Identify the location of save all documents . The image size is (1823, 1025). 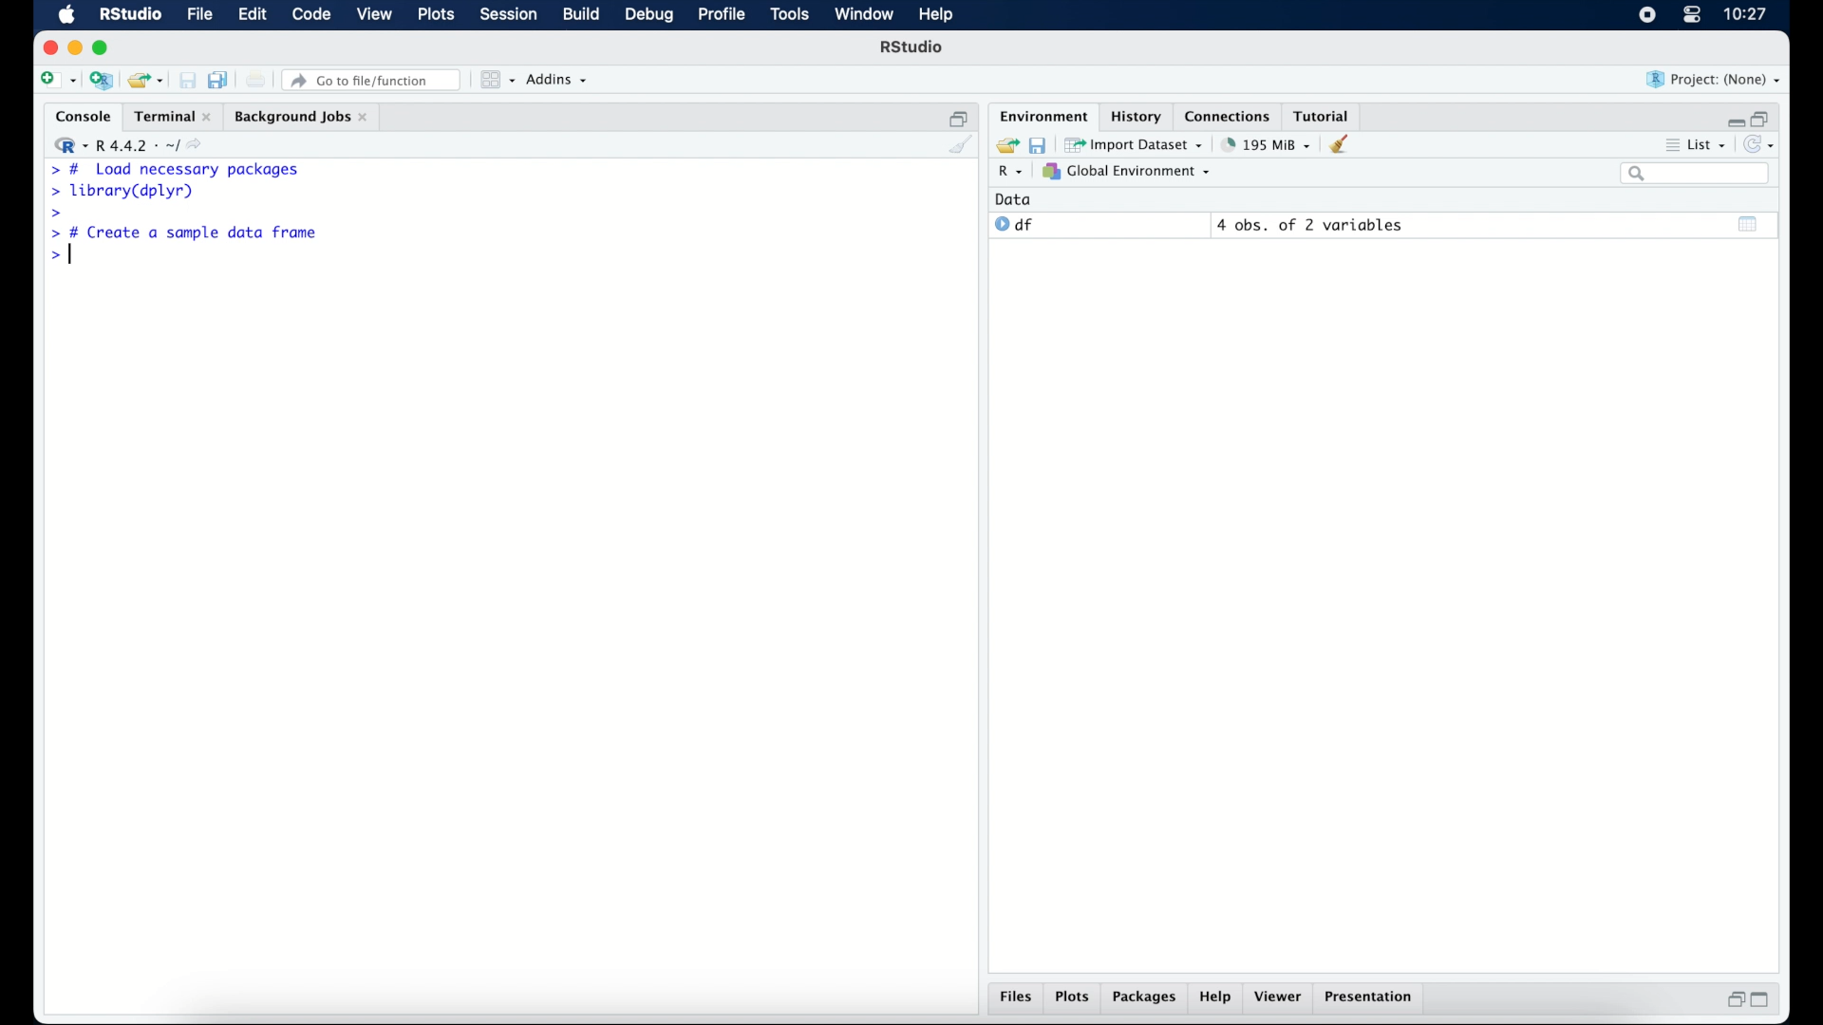
(220, 79).